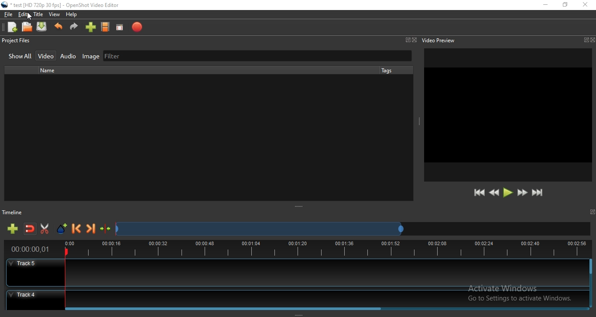 The height and width of the screenshot is (317, 596). Describe the element at coordinates (508, 115) in the screenshot. I see `Preview` at that location.